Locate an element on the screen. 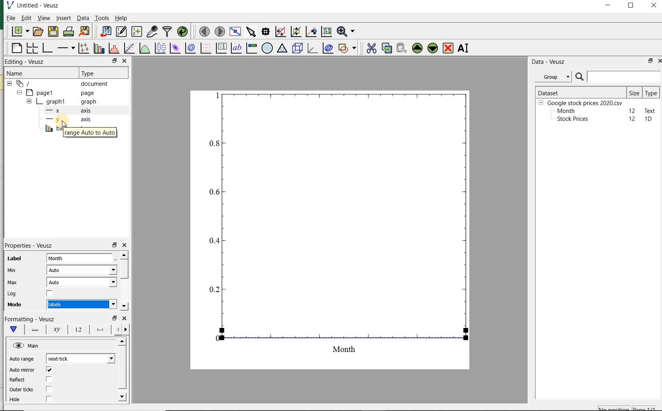 This screenshot has height=411, width=662. input field is located at coordinates (80, 257).